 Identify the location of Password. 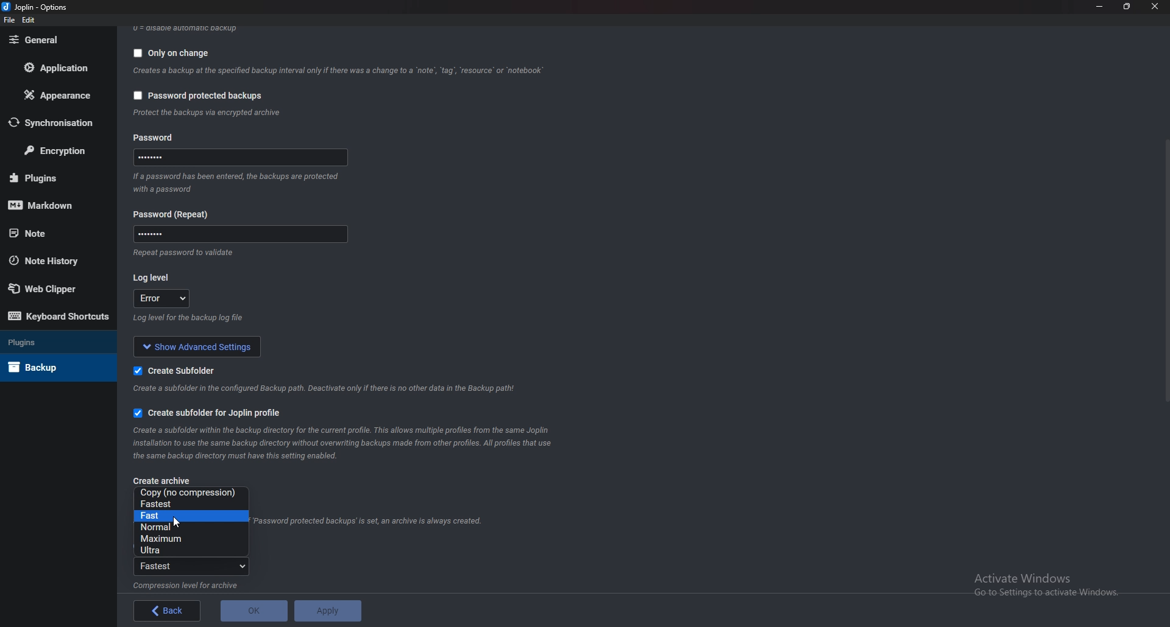
(239, 159).